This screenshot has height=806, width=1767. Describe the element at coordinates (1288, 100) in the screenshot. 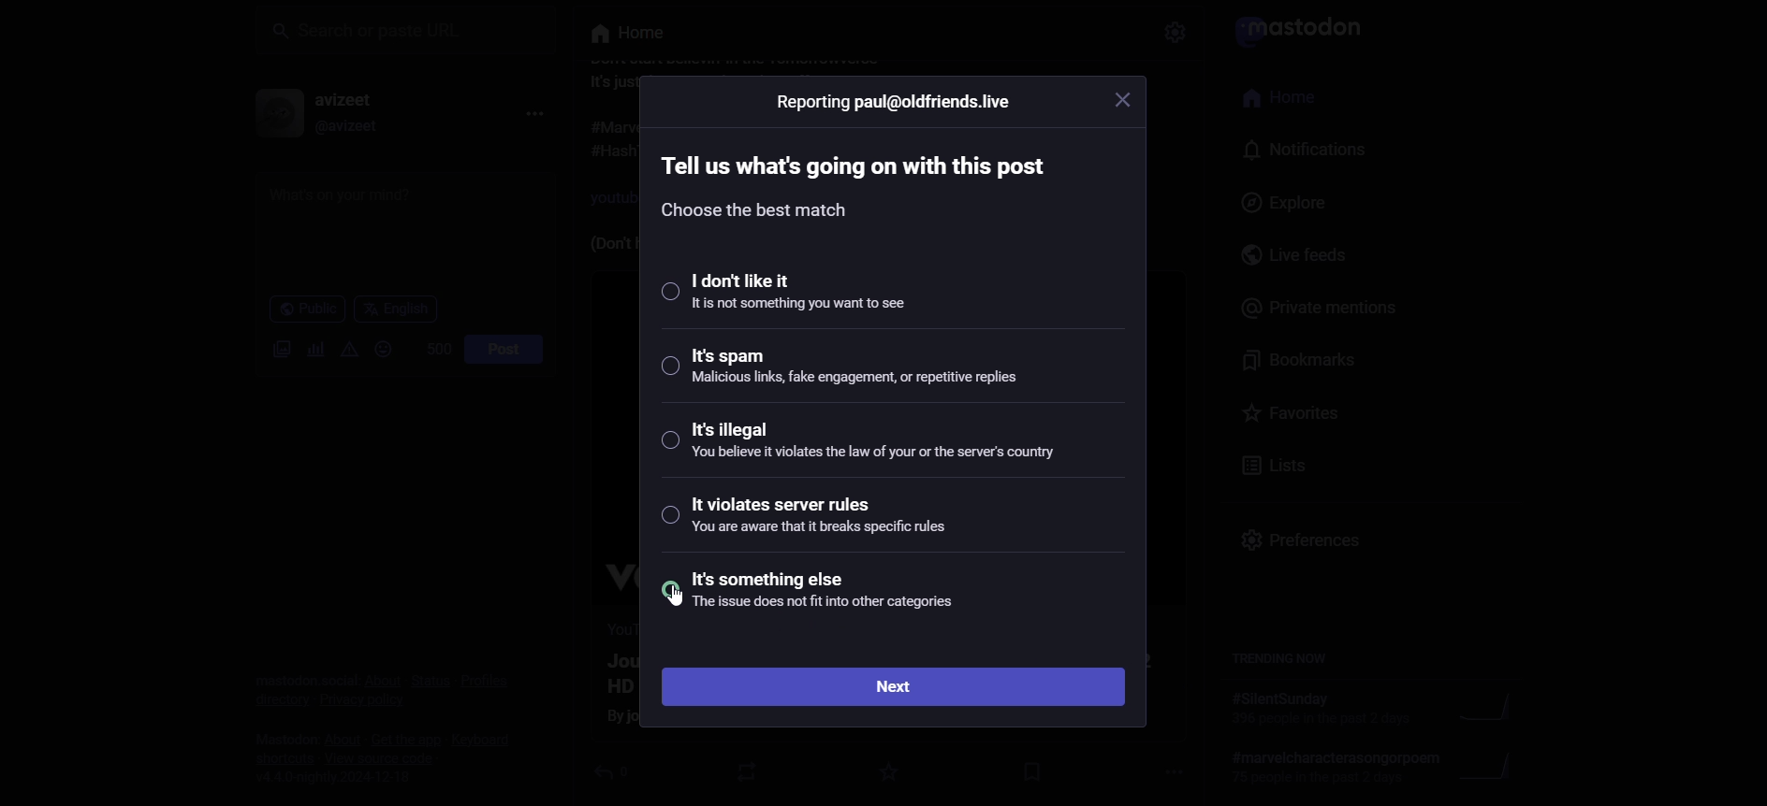

I see `home` at that location.